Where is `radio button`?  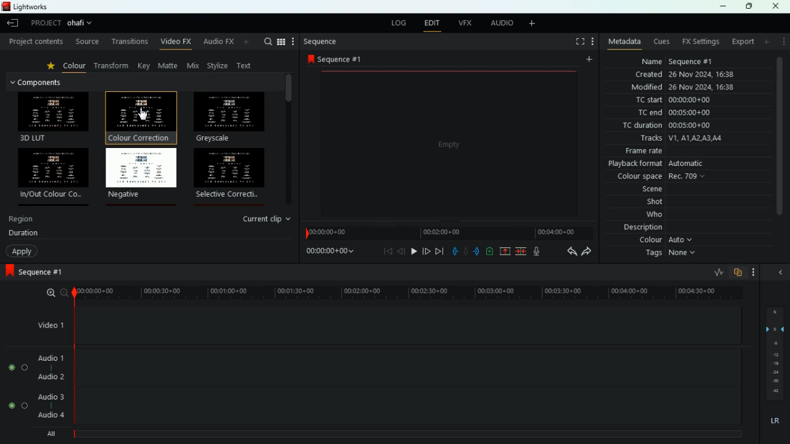
radio button is located at coordinates (17, 387).